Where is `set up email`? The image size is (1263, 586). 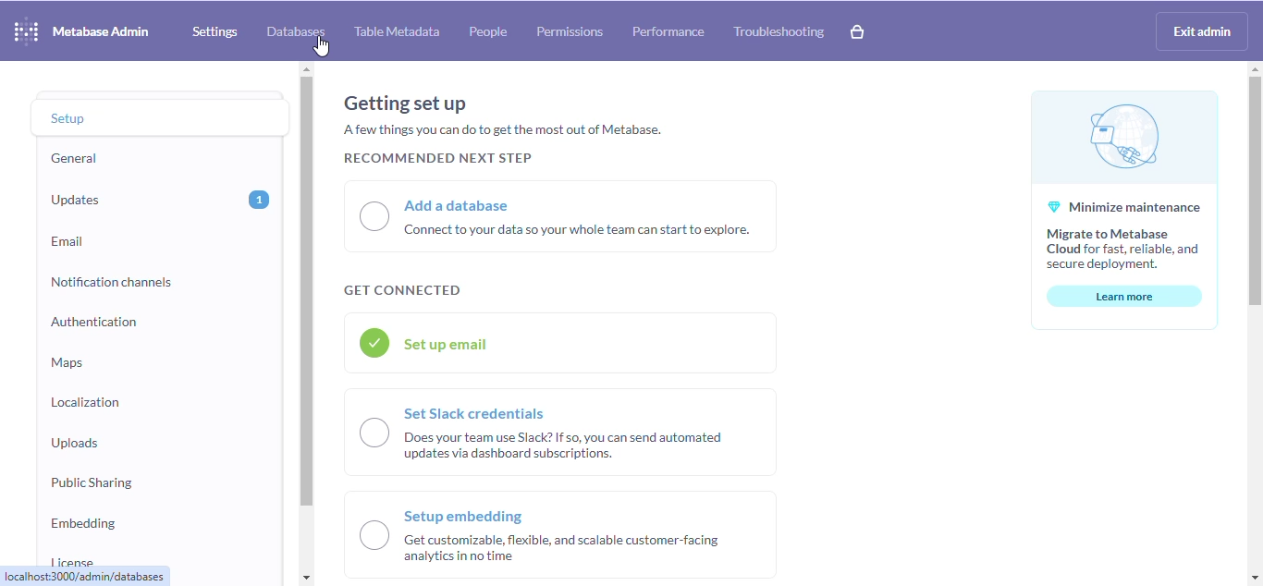 set up email is located at coordinates (559, 343).